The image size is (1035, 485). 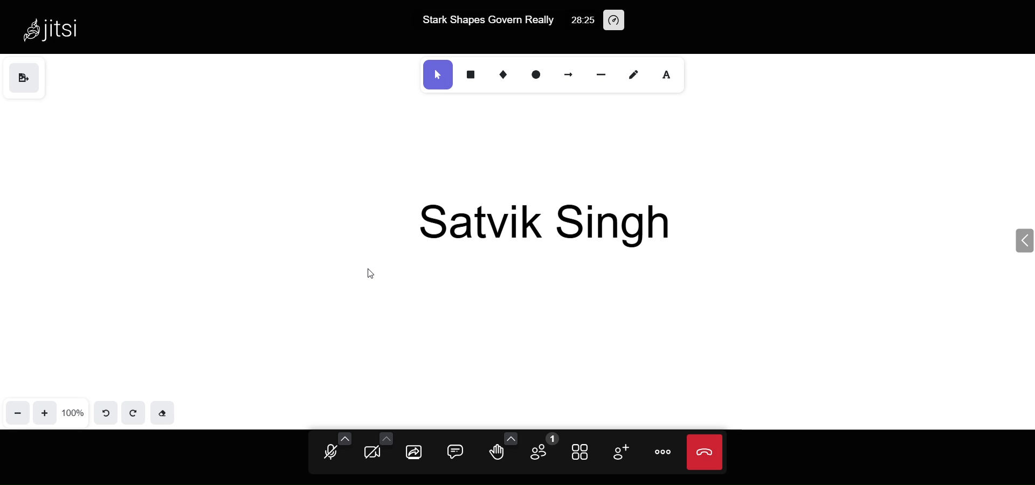 What do you see at coordinates (385, 438) in the screenshot?
I see `more camera option` at bounding box center [385, 438].